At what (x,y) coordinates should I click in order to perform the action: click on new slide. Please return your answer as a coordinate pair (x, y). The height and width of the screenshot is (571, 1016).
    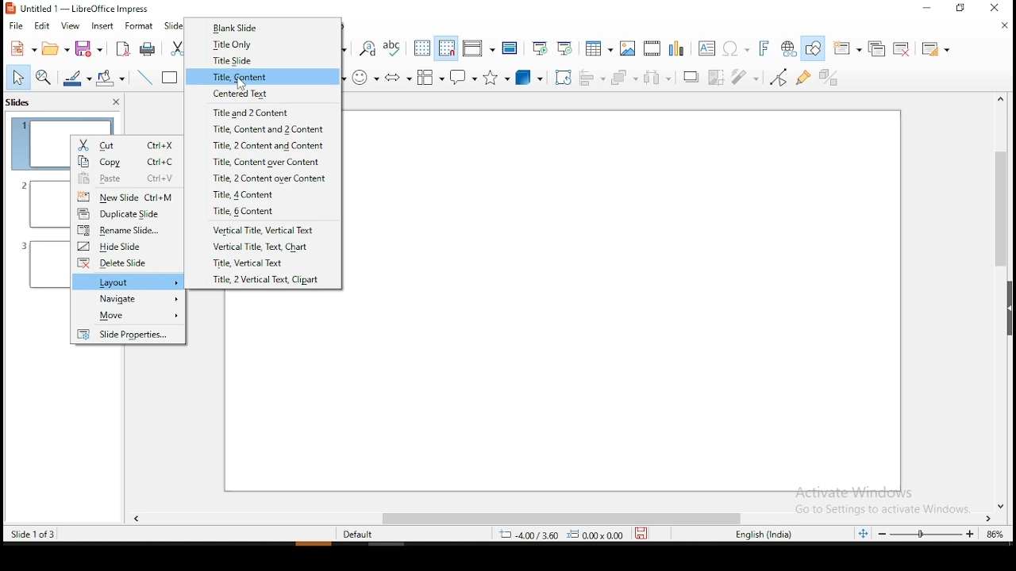
    Looking at the image, I should click on (129, 197).